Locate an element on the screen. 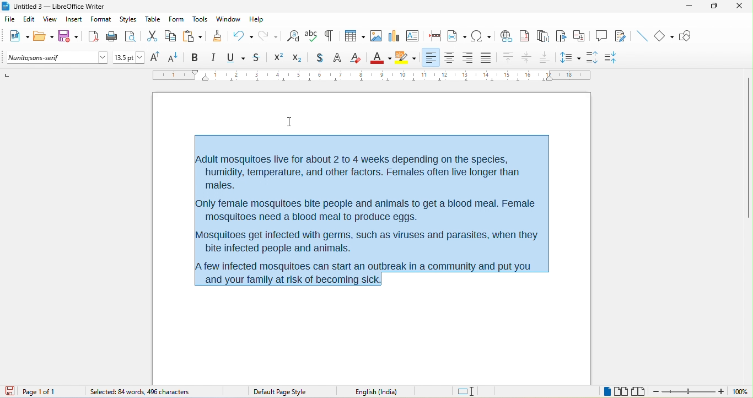 This screenshot has height=398, width=753. page break is located at coordinates (432, 35).